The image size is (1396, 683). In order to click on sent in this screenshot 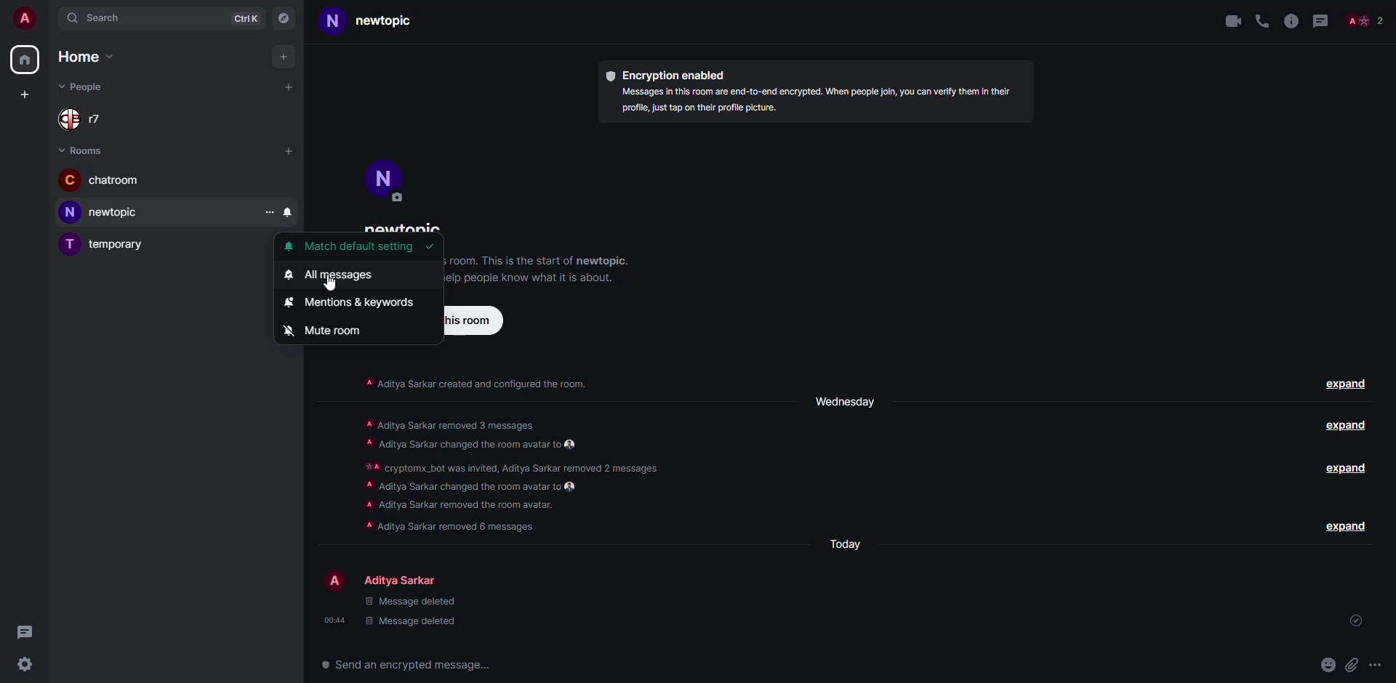, I will do `click(1357, 618)`.